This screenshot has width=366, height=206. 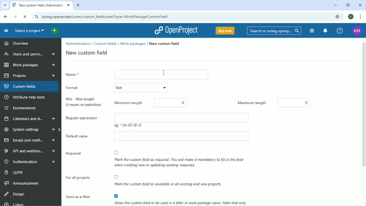 What do you see at coordinates (25, 16) in the screenshot?
I see `Reload this page` at bounding box center [25, 16].